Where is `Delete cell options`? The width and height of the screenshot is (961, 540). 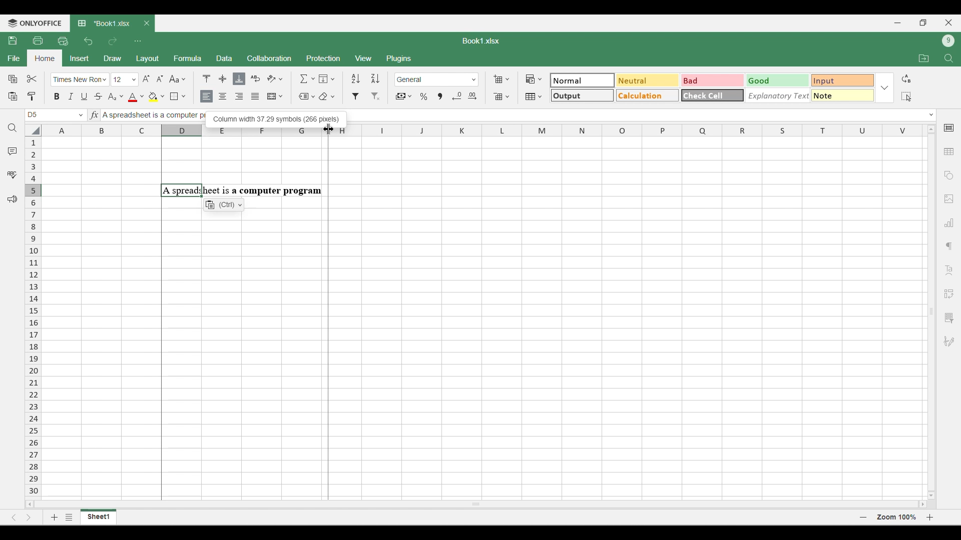 Delete cell options is located at coordinates (501, 96).